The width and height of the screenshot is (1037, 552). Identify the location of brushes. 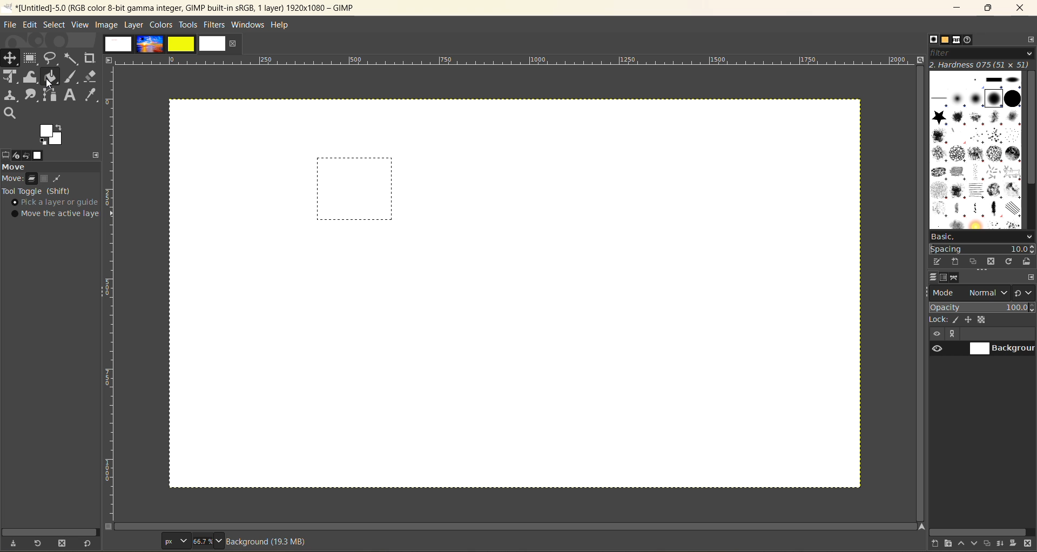
(931, 39).